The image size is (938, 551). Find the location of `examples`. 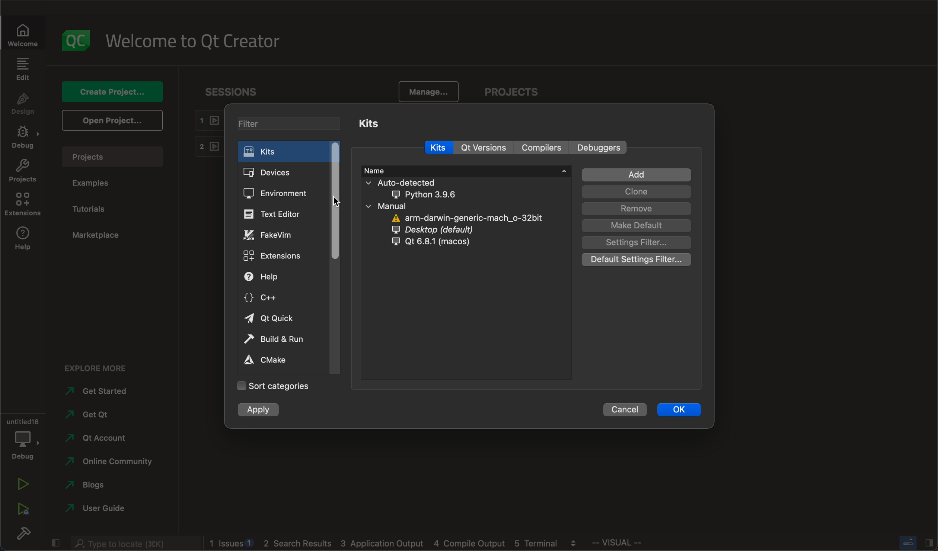

examples is located at coordinates (98, 183).